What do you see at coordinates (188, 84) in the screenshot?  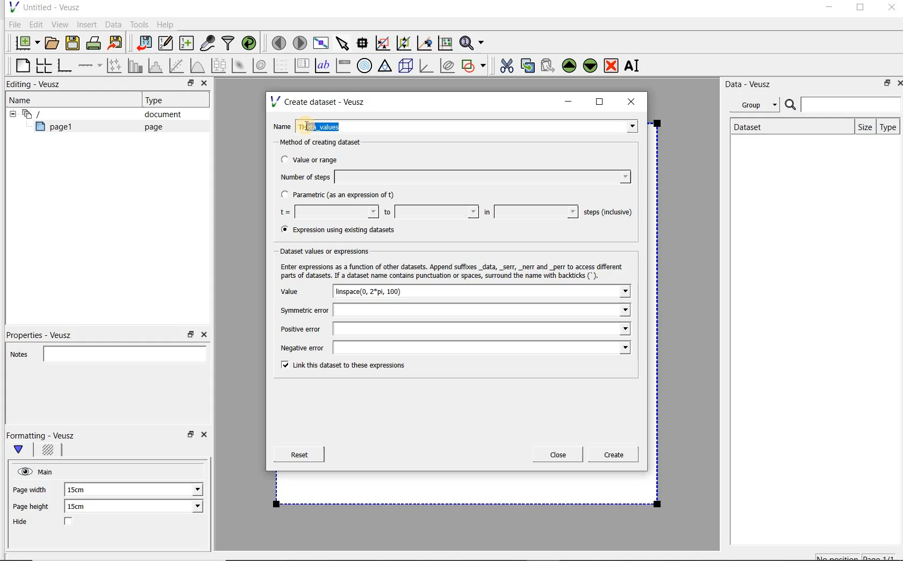 I see `restore down` at bounding box center [188, 84].